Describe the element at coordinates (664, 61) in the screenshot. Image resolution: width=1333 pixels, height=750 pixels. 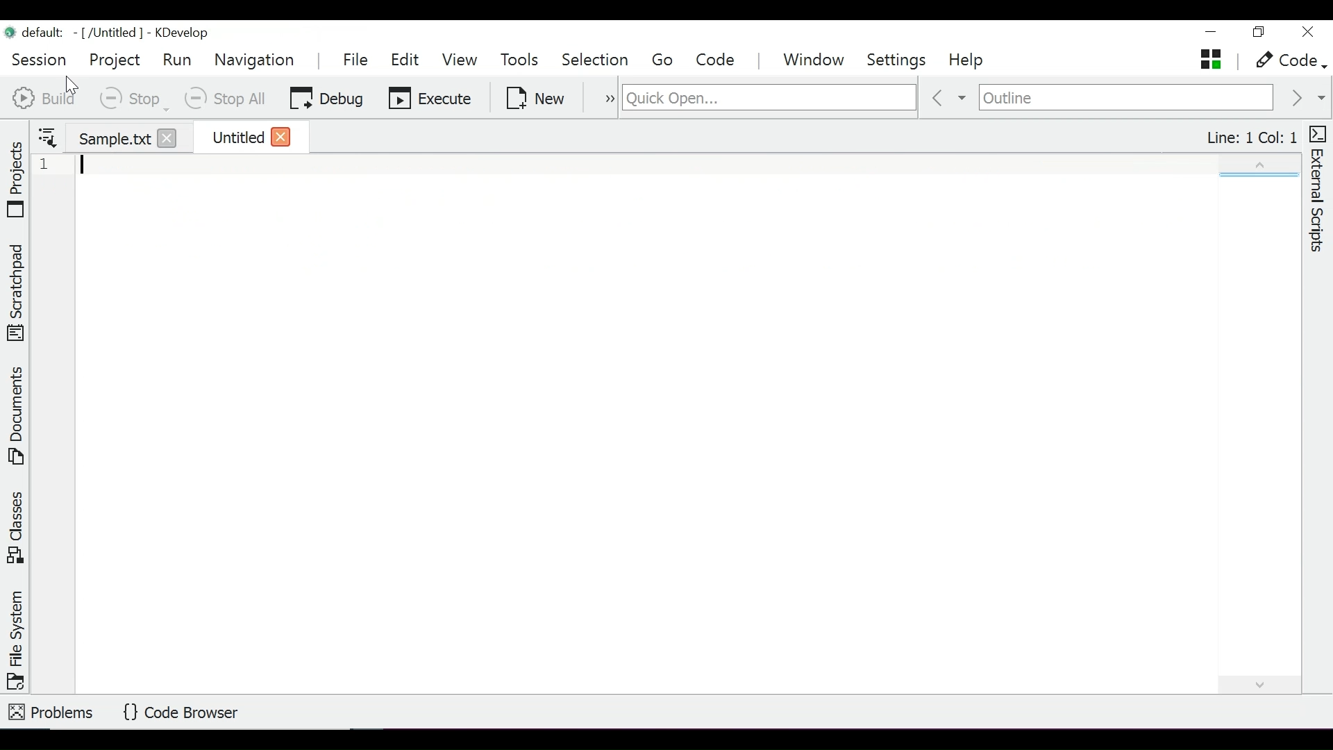
I see `` at that location.